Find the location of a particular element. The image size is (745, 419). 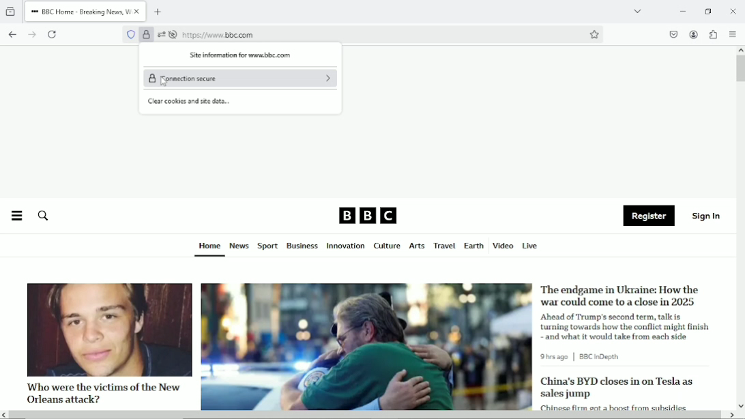

News is located at coordinates (239, 246).